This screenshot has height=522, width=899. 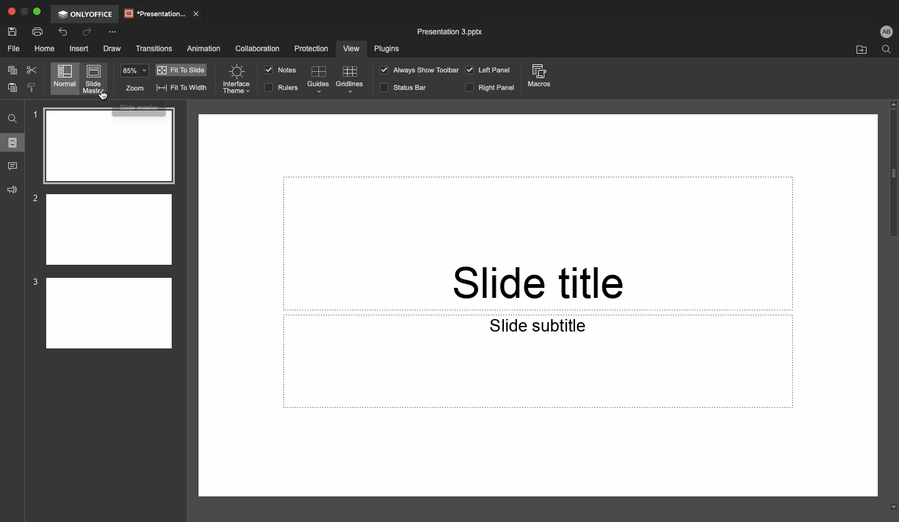 What do you see at coordinates (12, 31) in the screenshot?
I see `Save` at bounding box center [12, 31].